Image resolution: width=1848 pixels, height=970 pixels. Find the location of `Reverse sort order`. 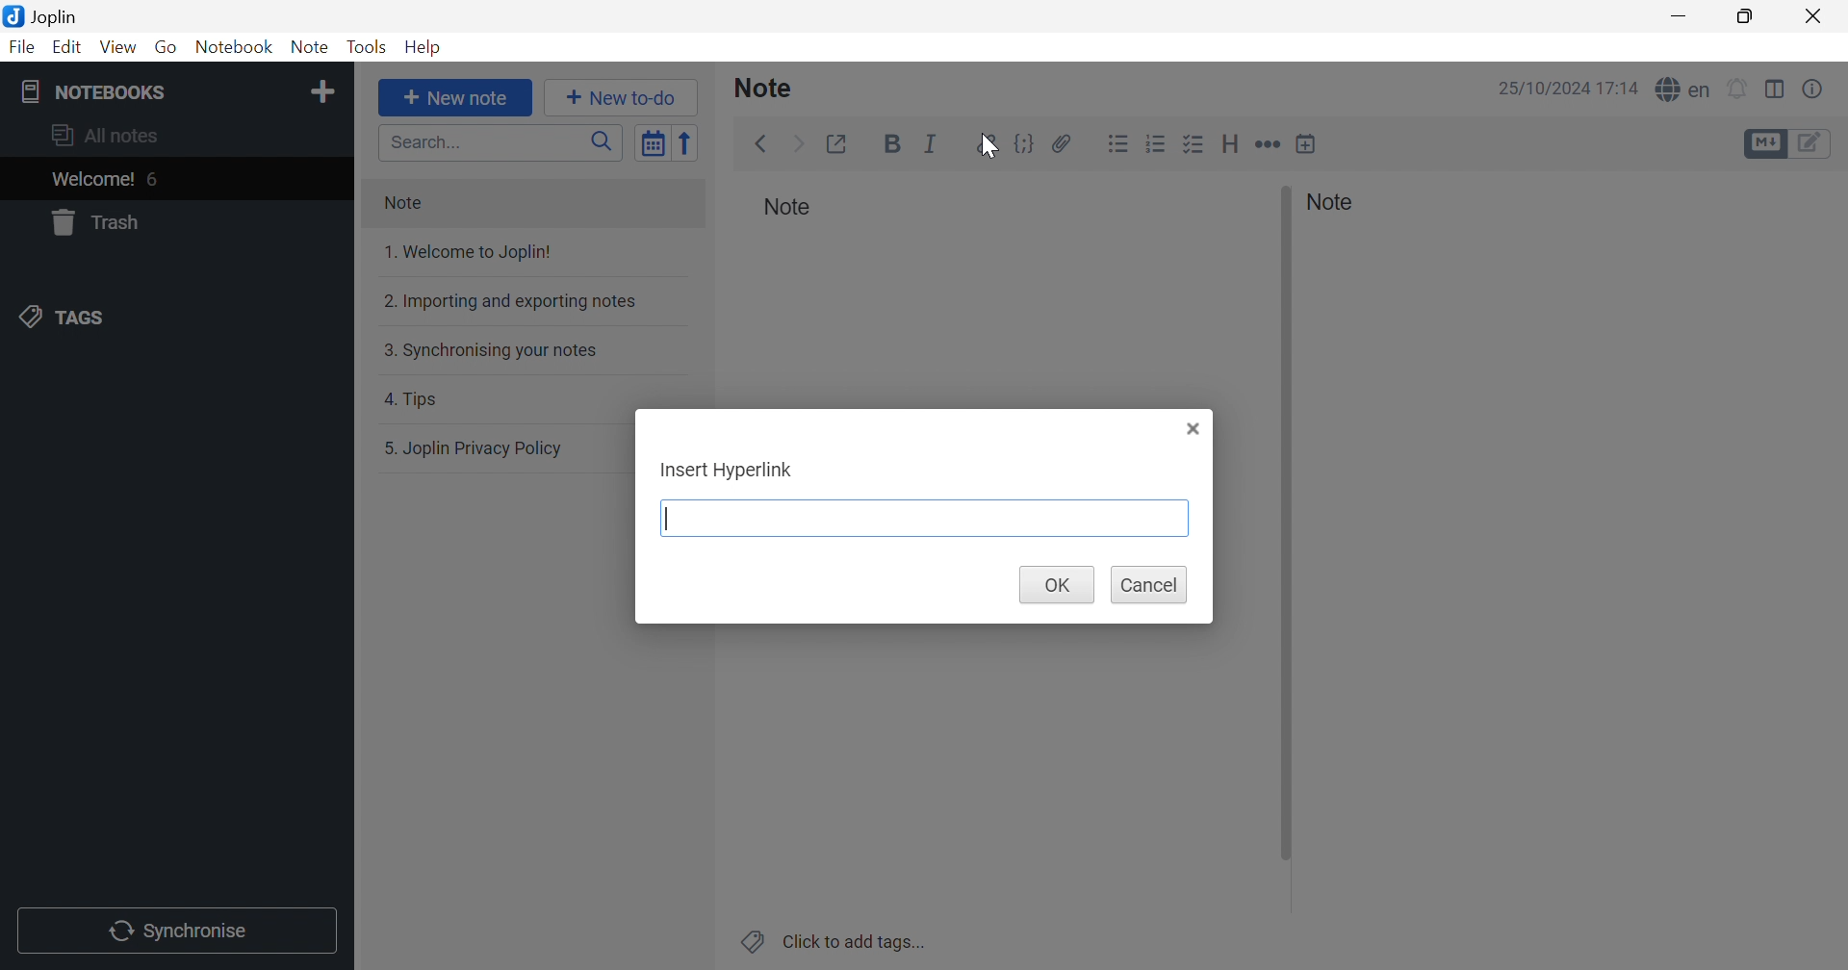

Reverse sort order is located at coordinates (690, 143).